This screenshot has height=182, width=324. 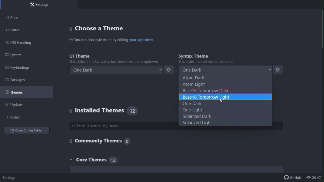 What do you see at coordinates (226, 78) in the screenshot?
I see `Atom dark` at bounding box center [226, 78].